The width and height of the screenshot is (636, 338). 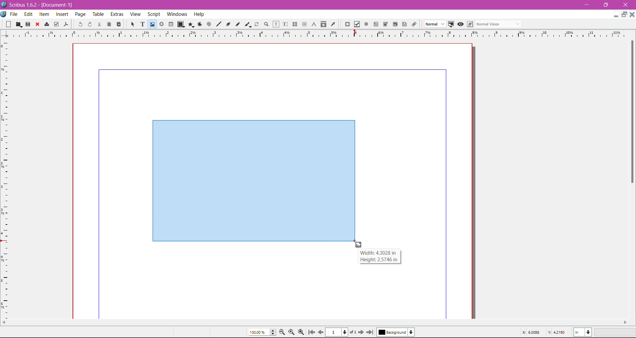 I want to click on , so click(x=530, y=332).